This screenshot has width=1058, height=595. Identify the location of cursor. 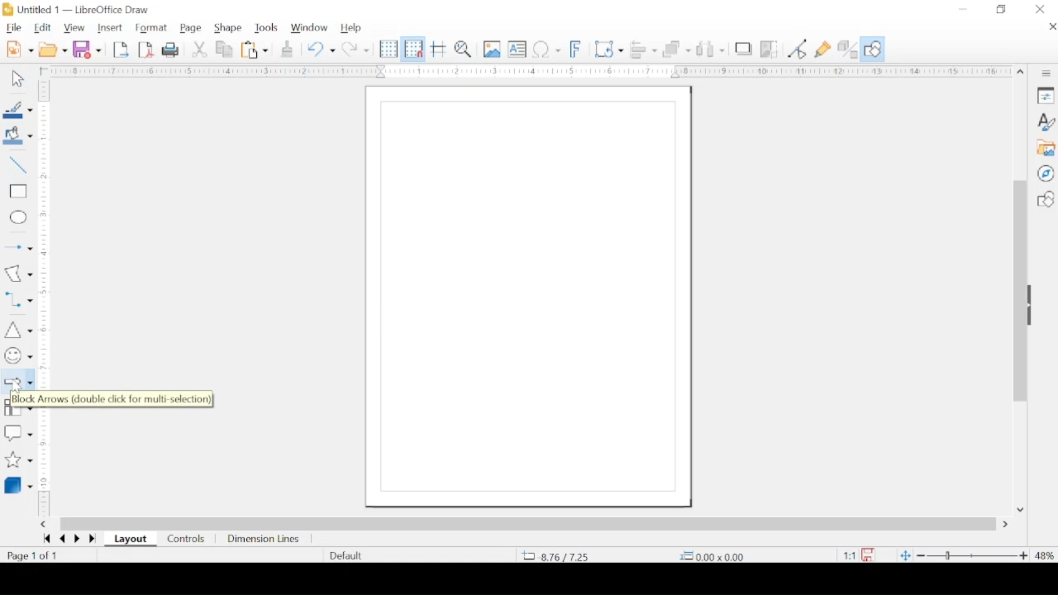
(20, 388).